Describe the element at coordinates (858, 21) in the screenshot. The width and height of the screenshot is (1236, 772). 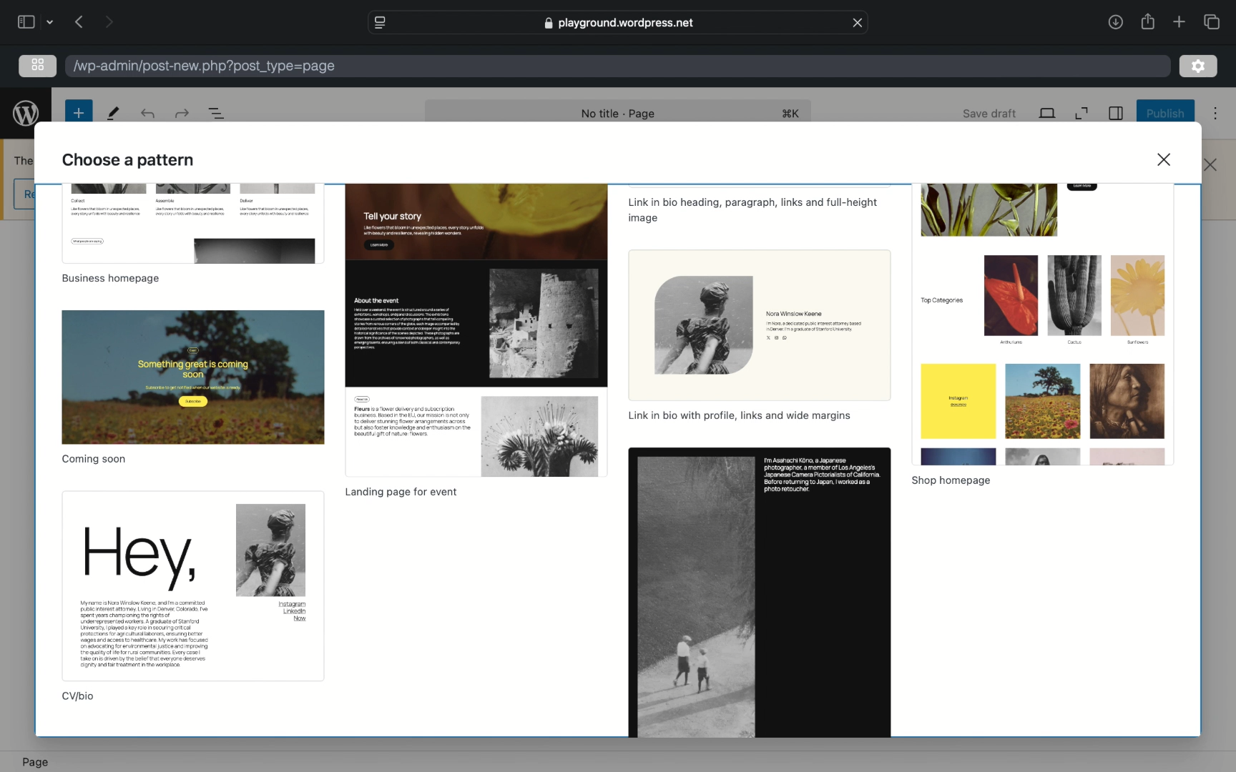
I see `close` at that location.